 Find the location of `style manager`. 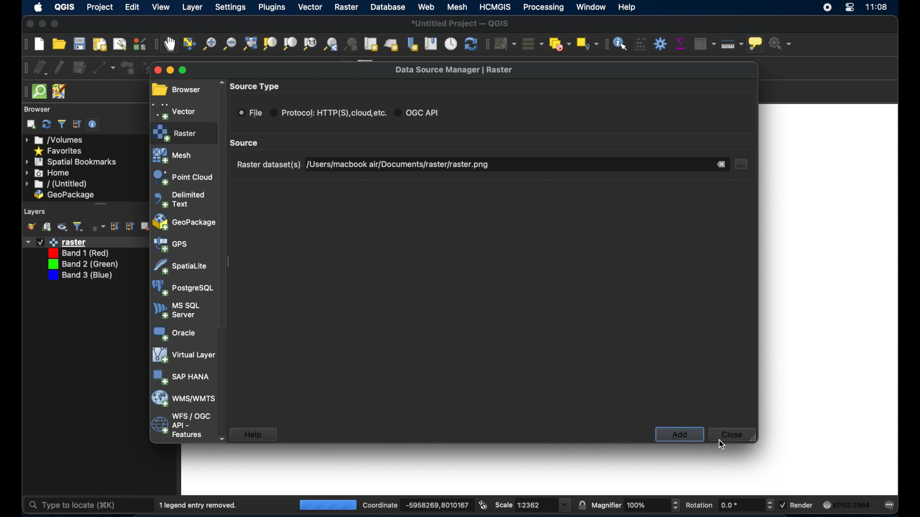

style manager is located at coordinates (139, 44).